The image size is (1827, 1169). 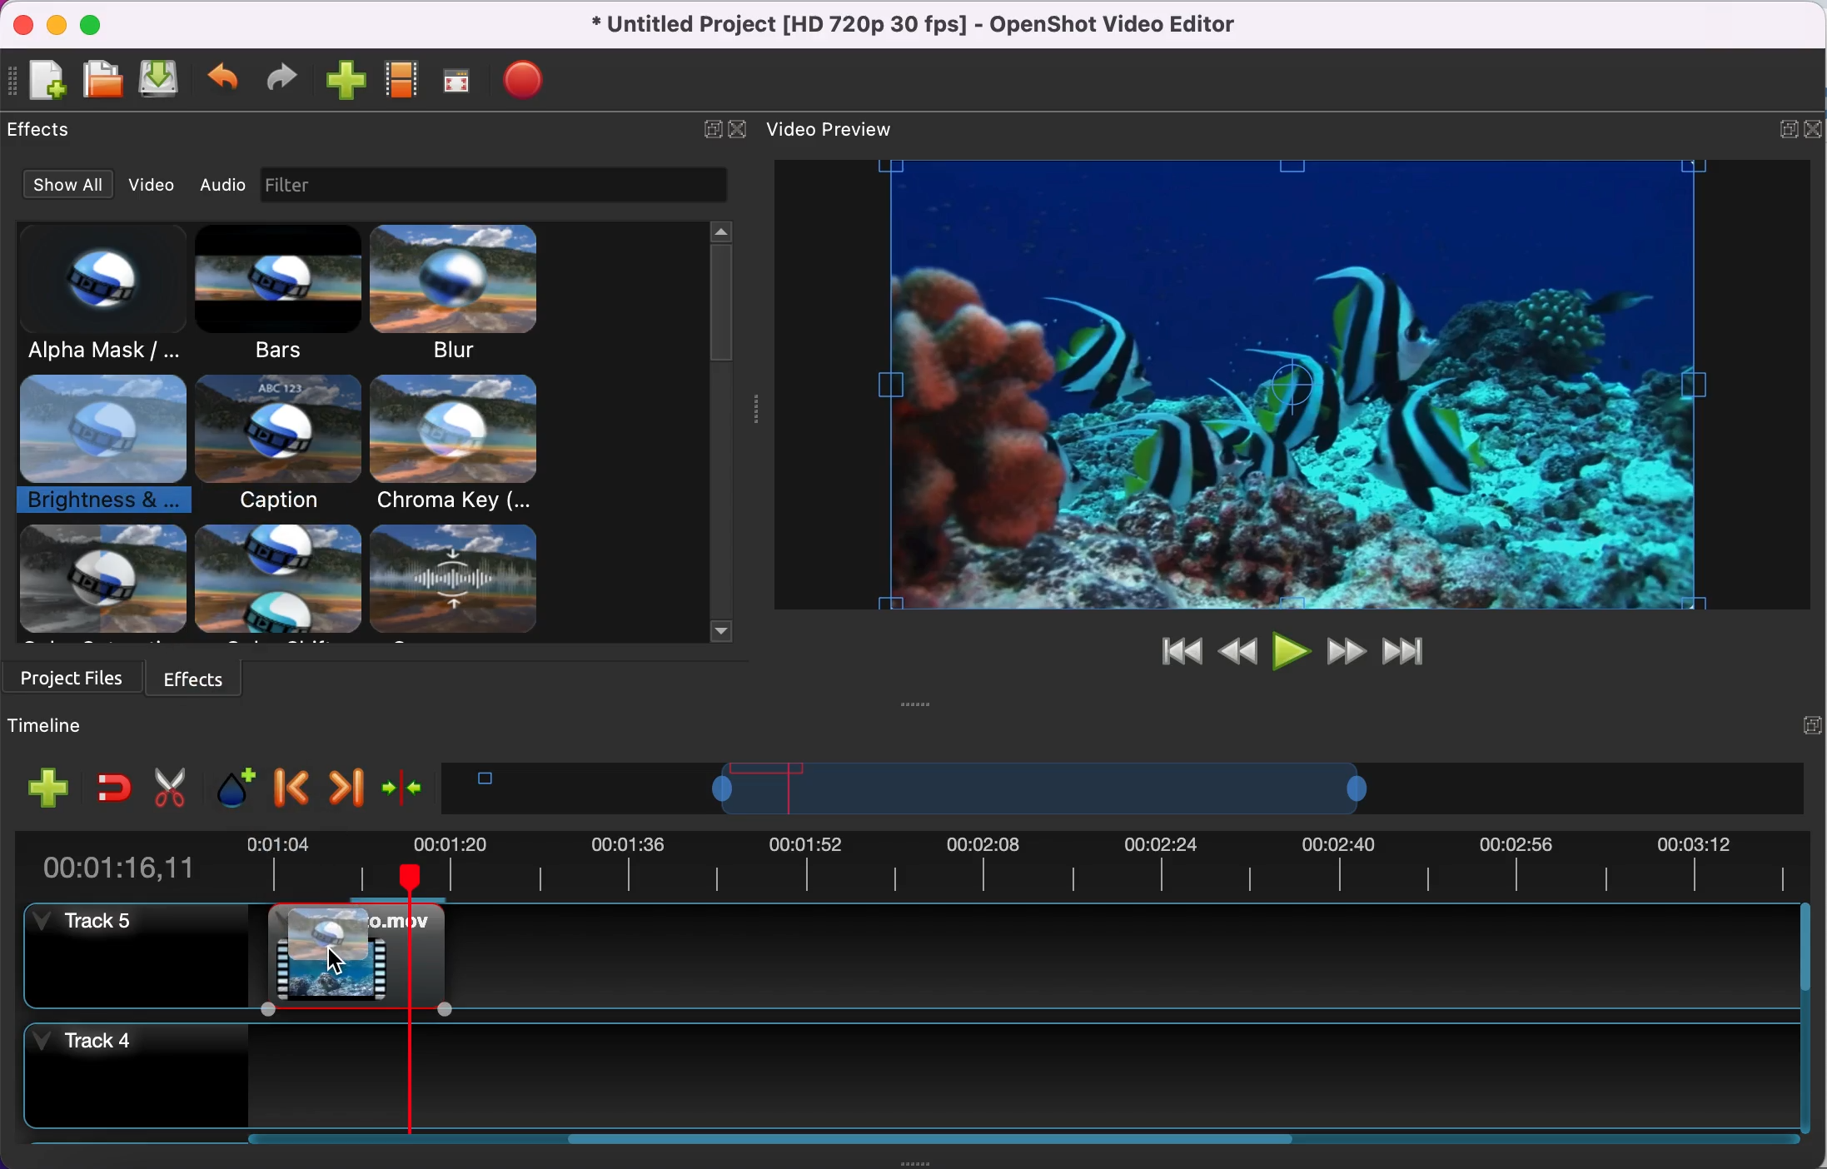 I want to click on Cursor, so click(x=336, y=961).